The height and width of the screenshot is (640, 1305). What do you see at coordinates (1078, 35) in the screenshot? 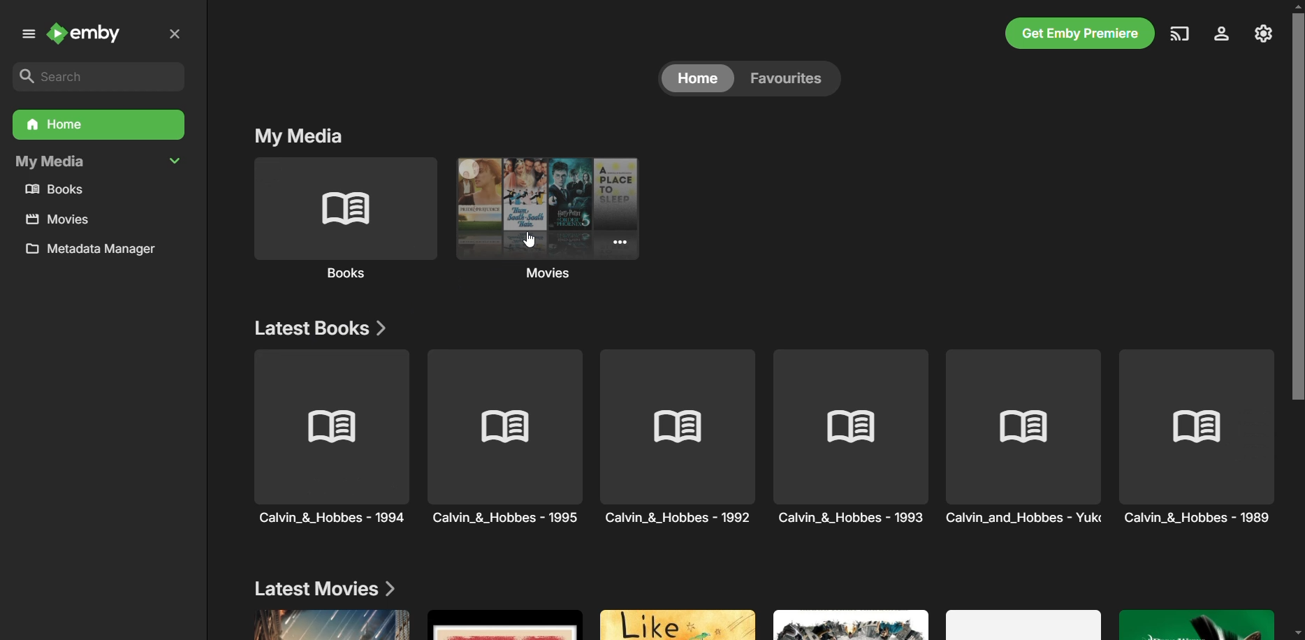
I see `Get Emby Premier` at bounding box center [1078, 35].